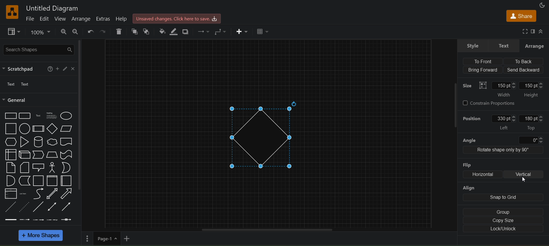  Describe the element at coordinates (52, 142) in the screenshot. I see `cloud` at that location.